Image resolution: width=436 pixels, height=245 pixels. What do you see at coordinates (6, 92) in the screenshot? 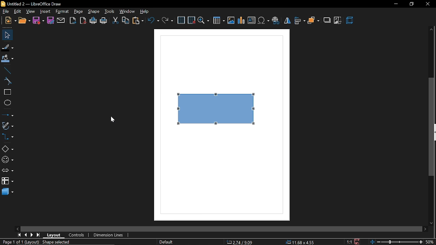
I see `rectagle` at bounding box center [6, 92].